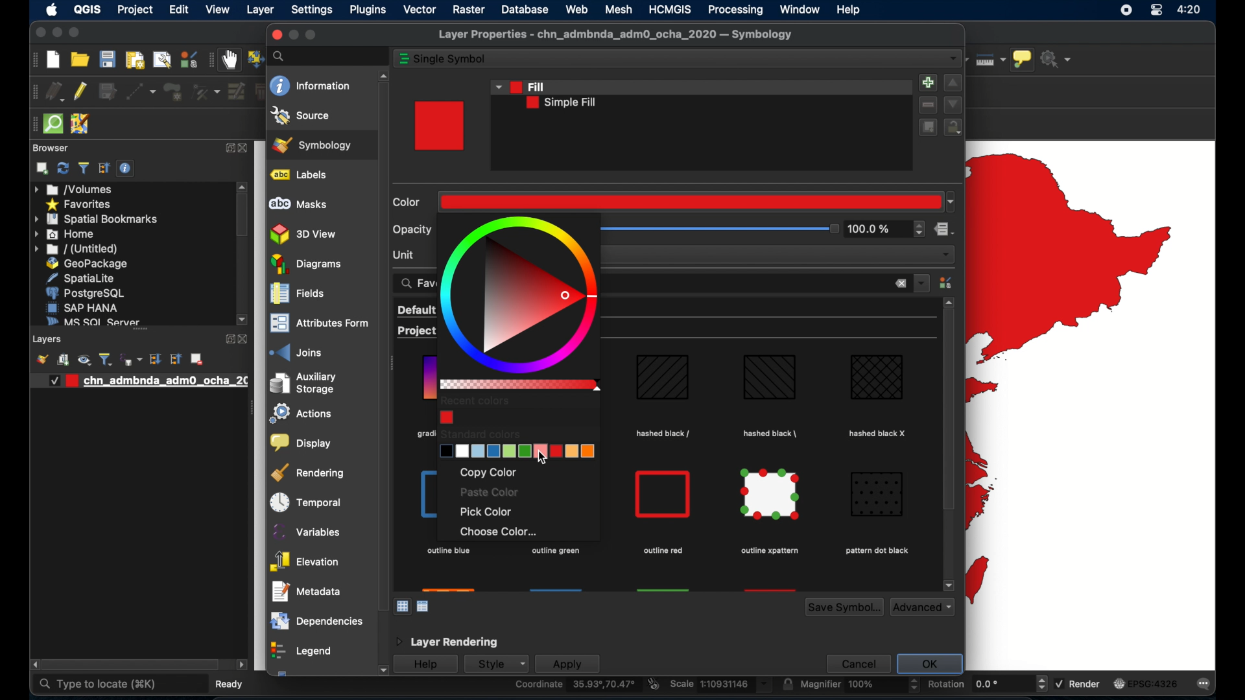 The image size is (1245, 700). Describe the element at coordinates (452, 59) in the screenshot. I see `single symbol` at that location.